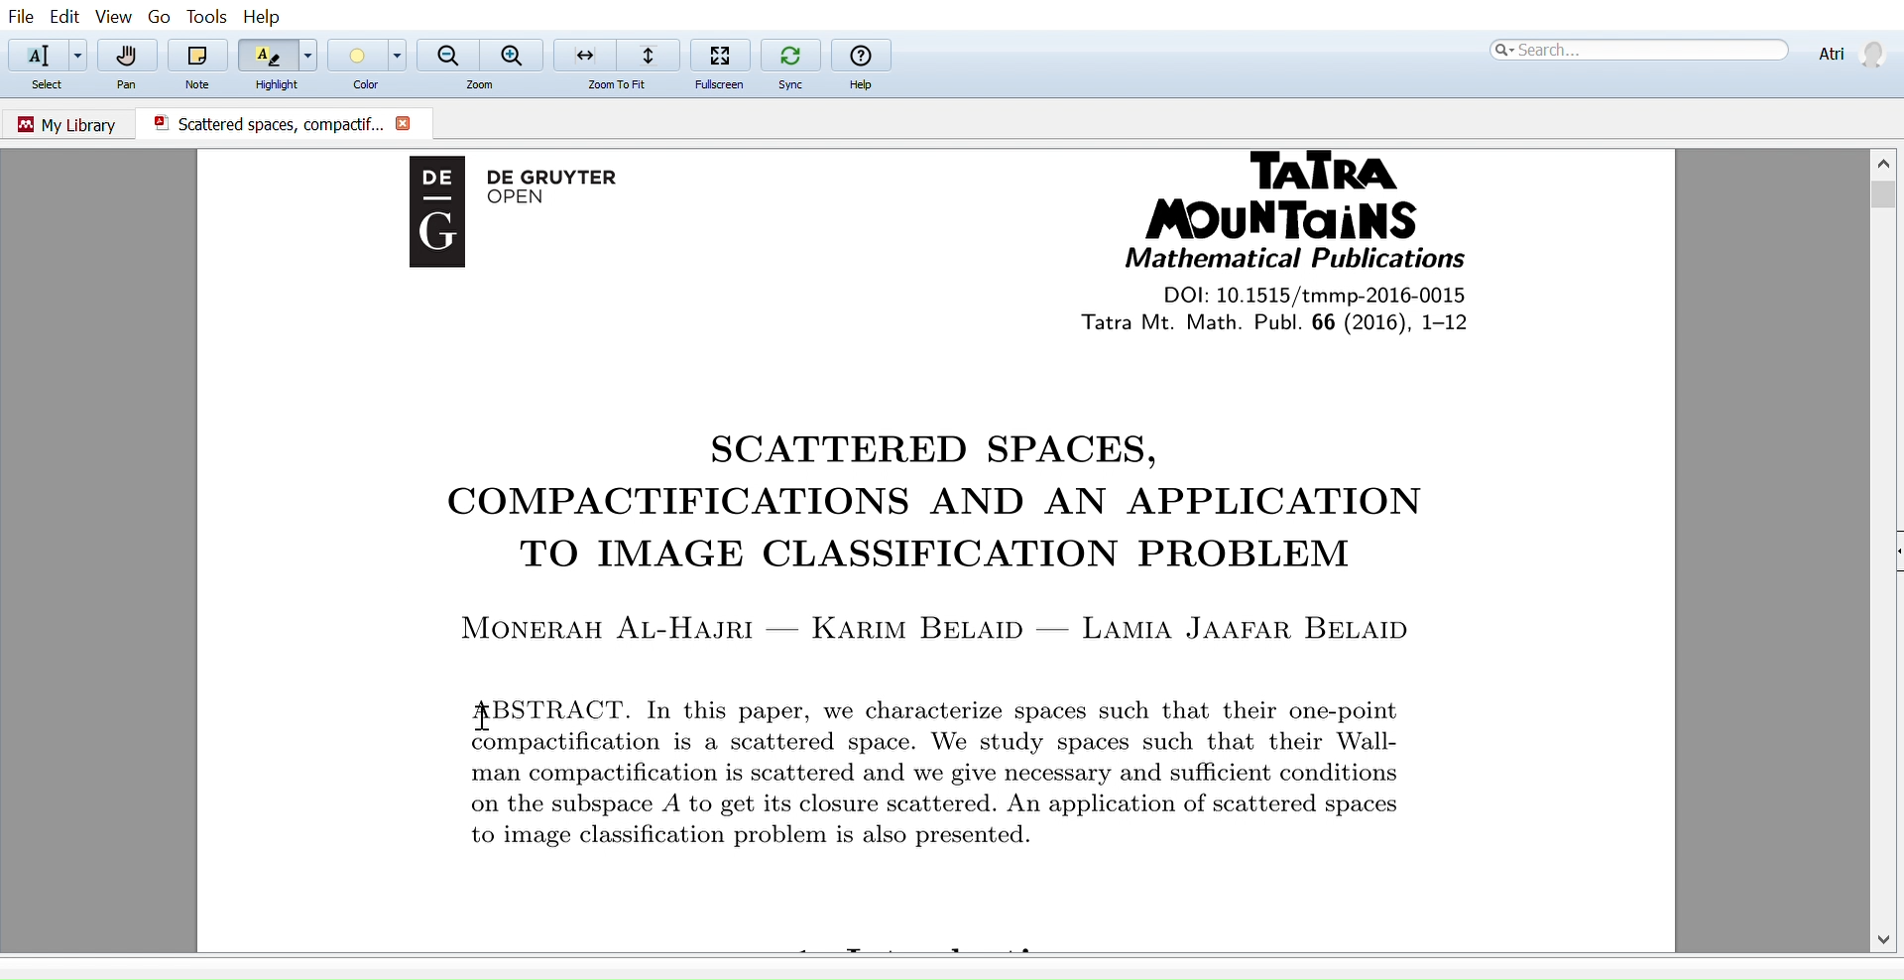  What do you see at coordinates (1305, 196) in the screenshot?
I see `Tatra Mountains` at bounding box center [1305, 196].